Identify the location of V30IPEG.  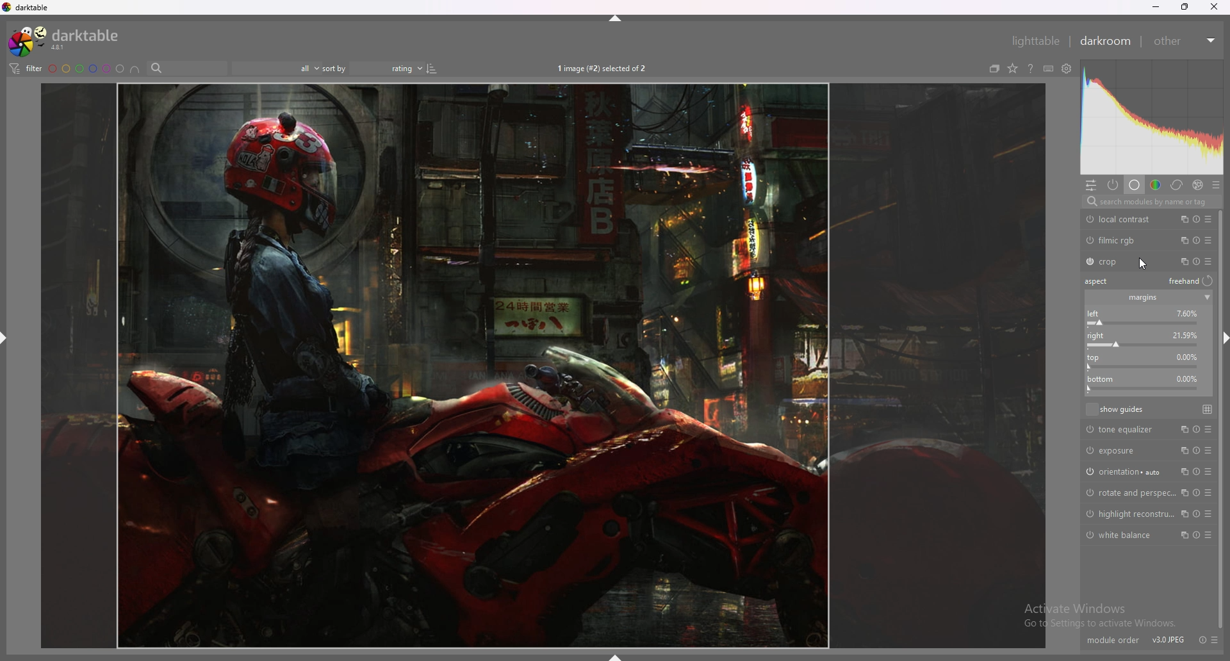
(1166, 633).